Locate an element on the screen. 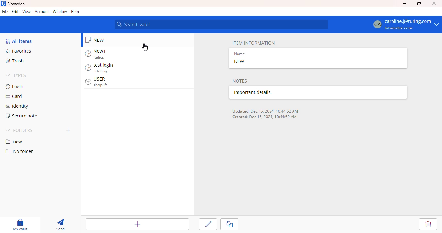  search is located at coordinates (221, 25).